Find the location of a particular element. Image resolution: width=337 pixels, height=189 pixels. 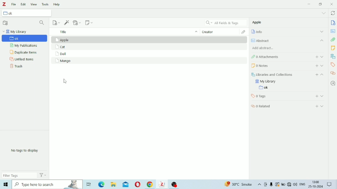

Add Item (s) by Identifier is located at coordinates (67, 22).